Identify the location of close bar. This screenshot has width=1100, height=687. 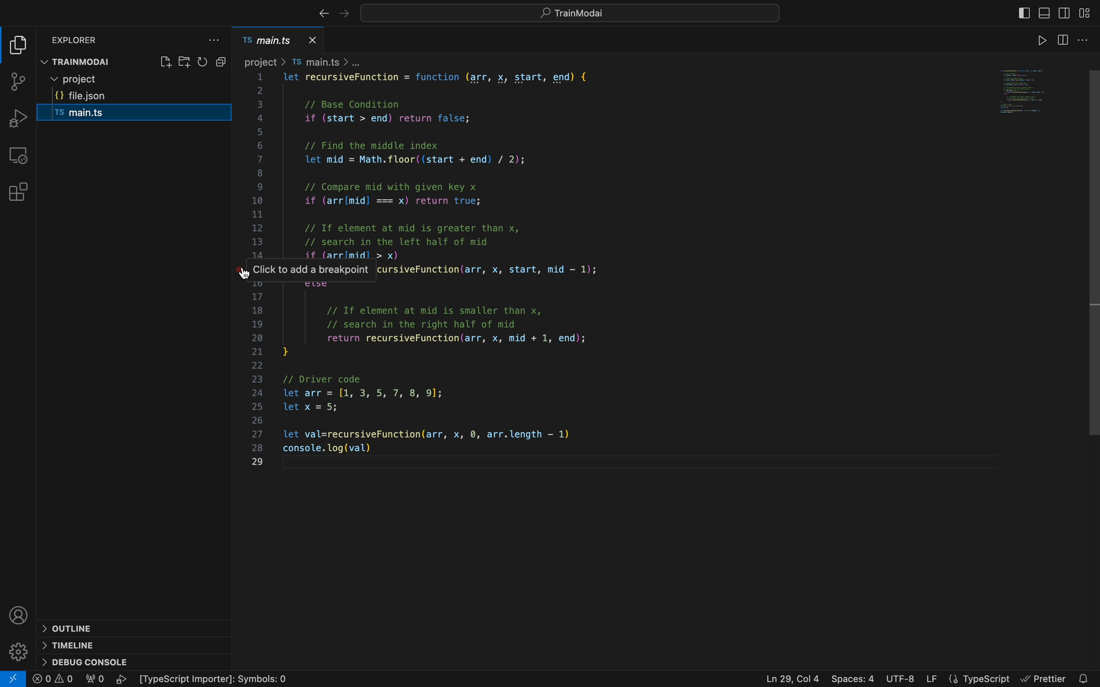
(1010, 11).